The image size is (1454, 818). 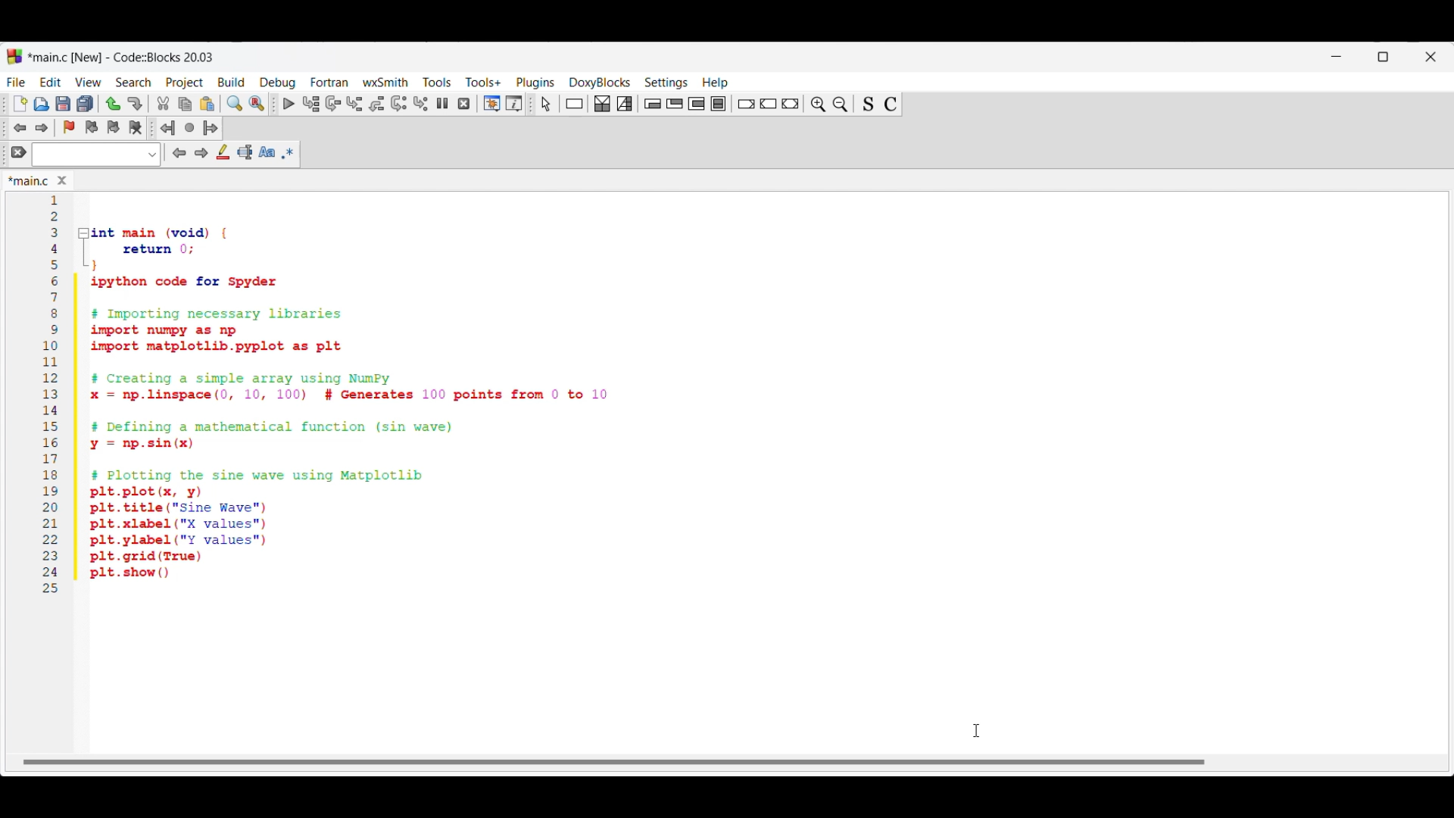 What do you see at coordinates (91, 127) in the screenshot?
I see `Previous bookmark` at bounding box center [91, 127].